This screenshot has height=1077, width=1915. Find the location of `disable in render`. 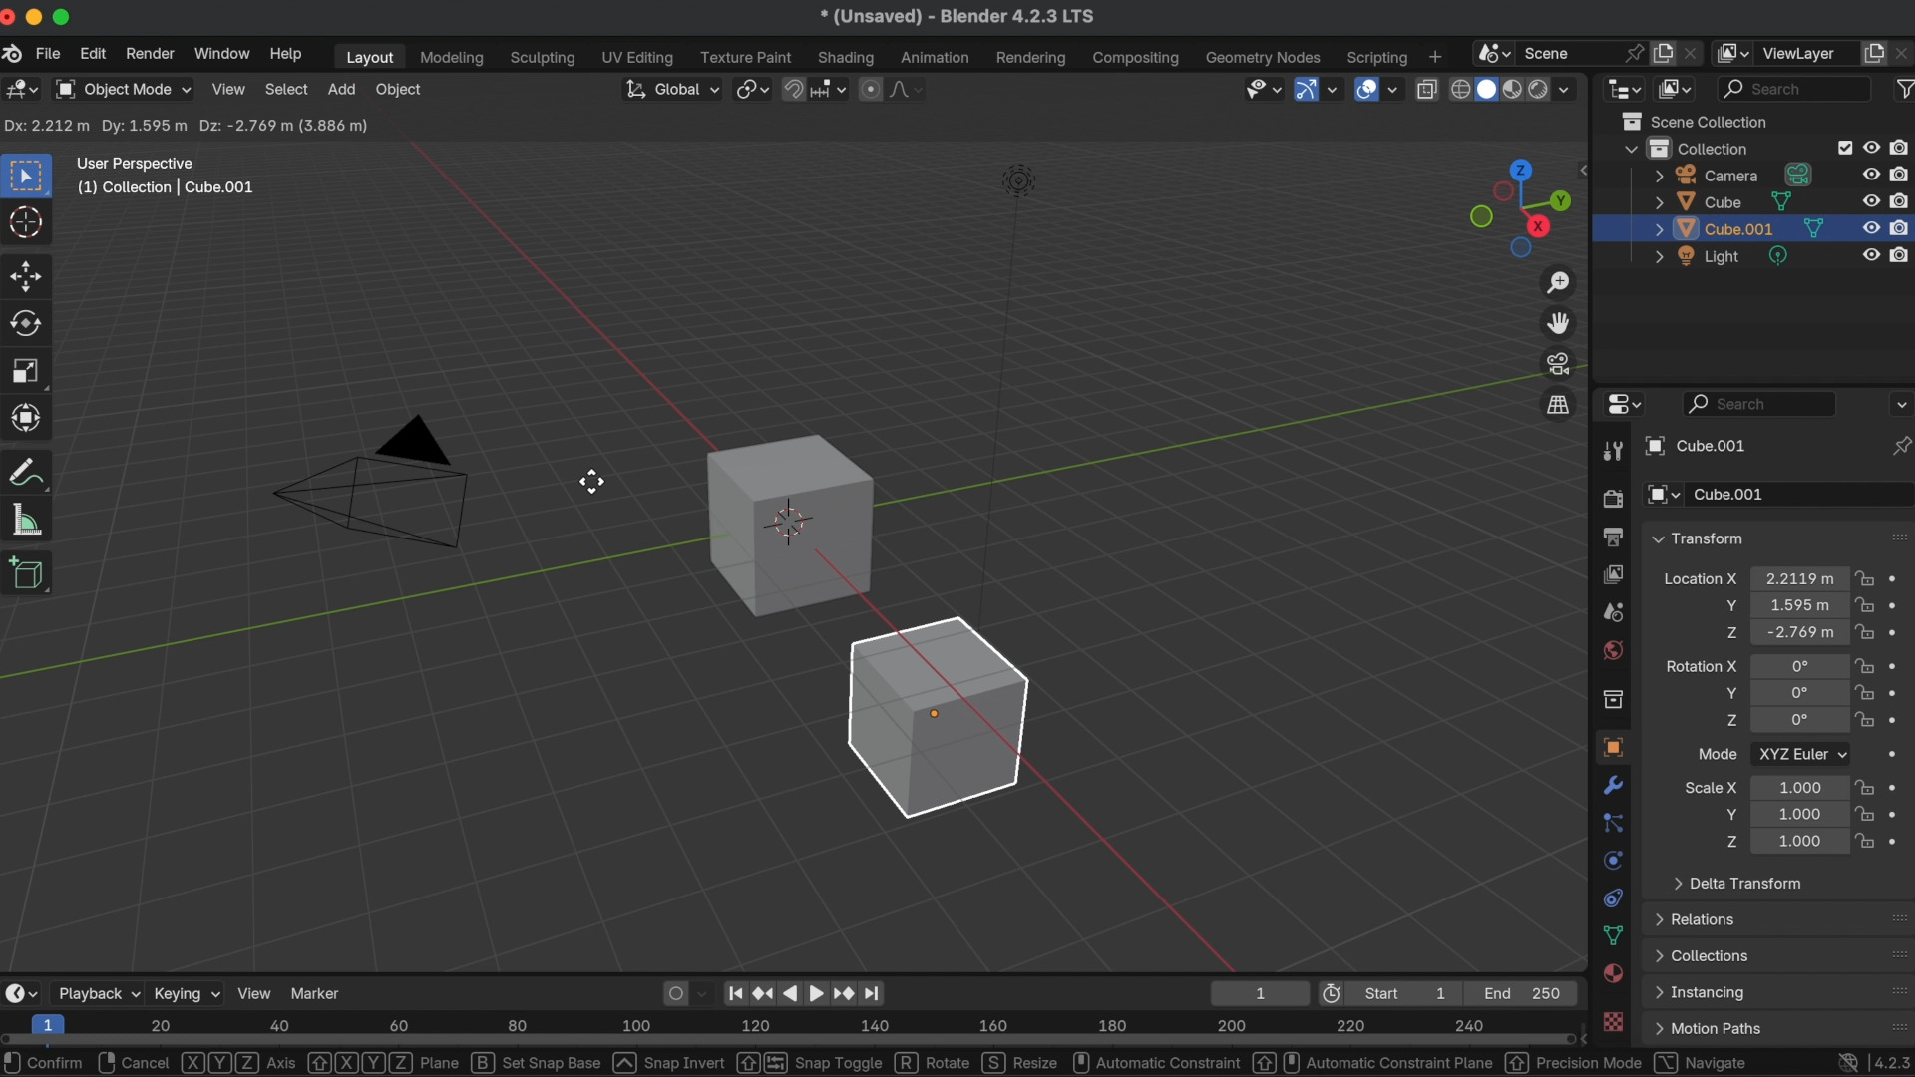

disable in render is located at coordinates (1901, 173).